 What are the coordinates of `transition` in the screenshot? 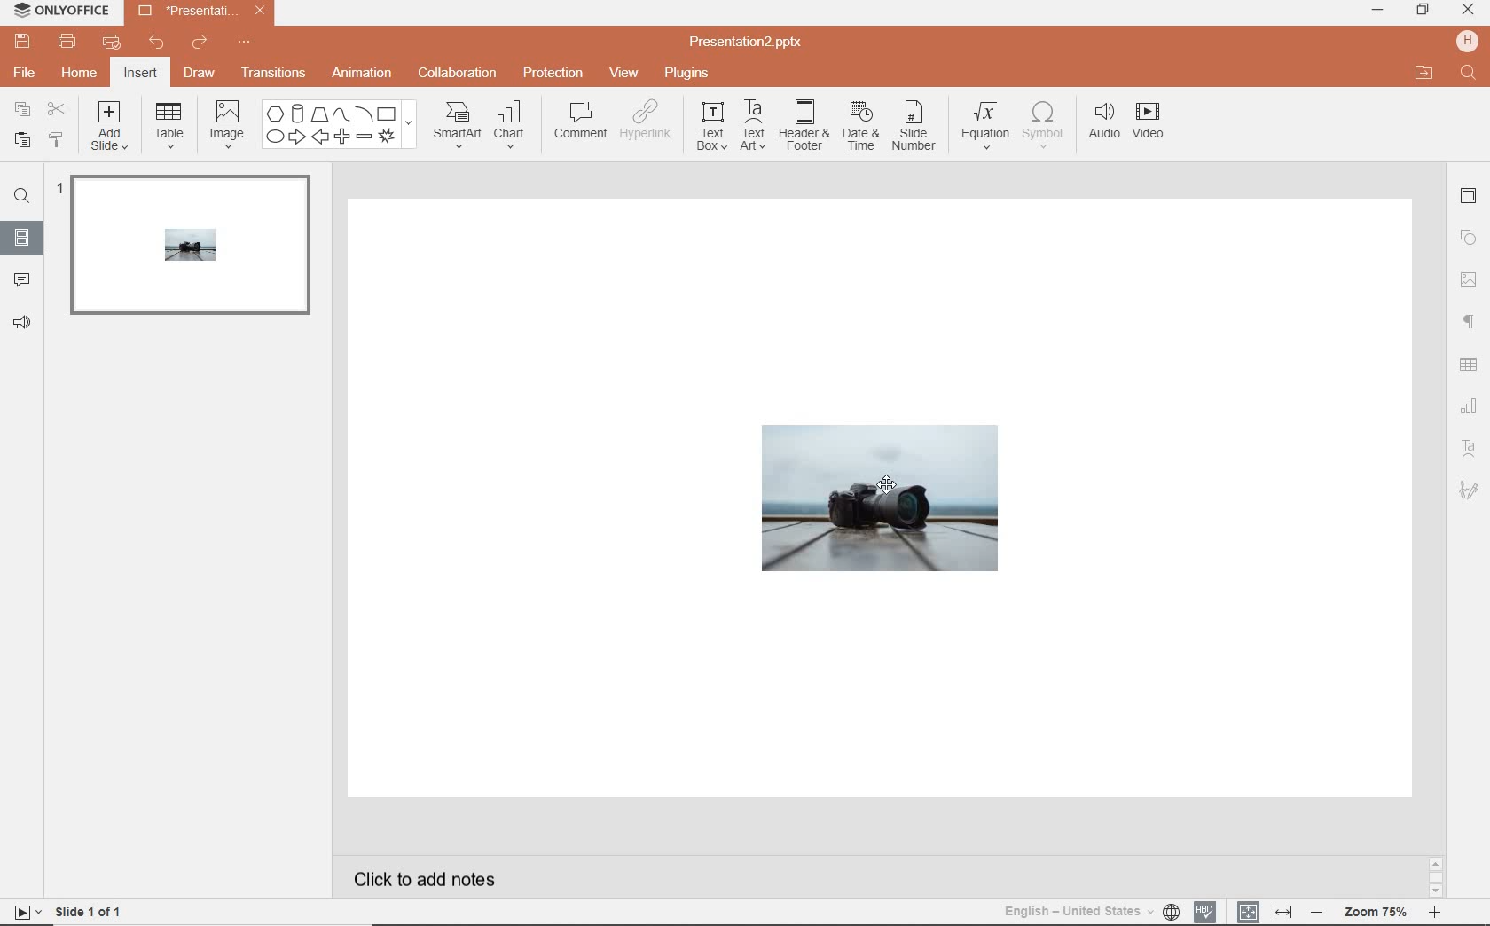 It's located at (273, 73).